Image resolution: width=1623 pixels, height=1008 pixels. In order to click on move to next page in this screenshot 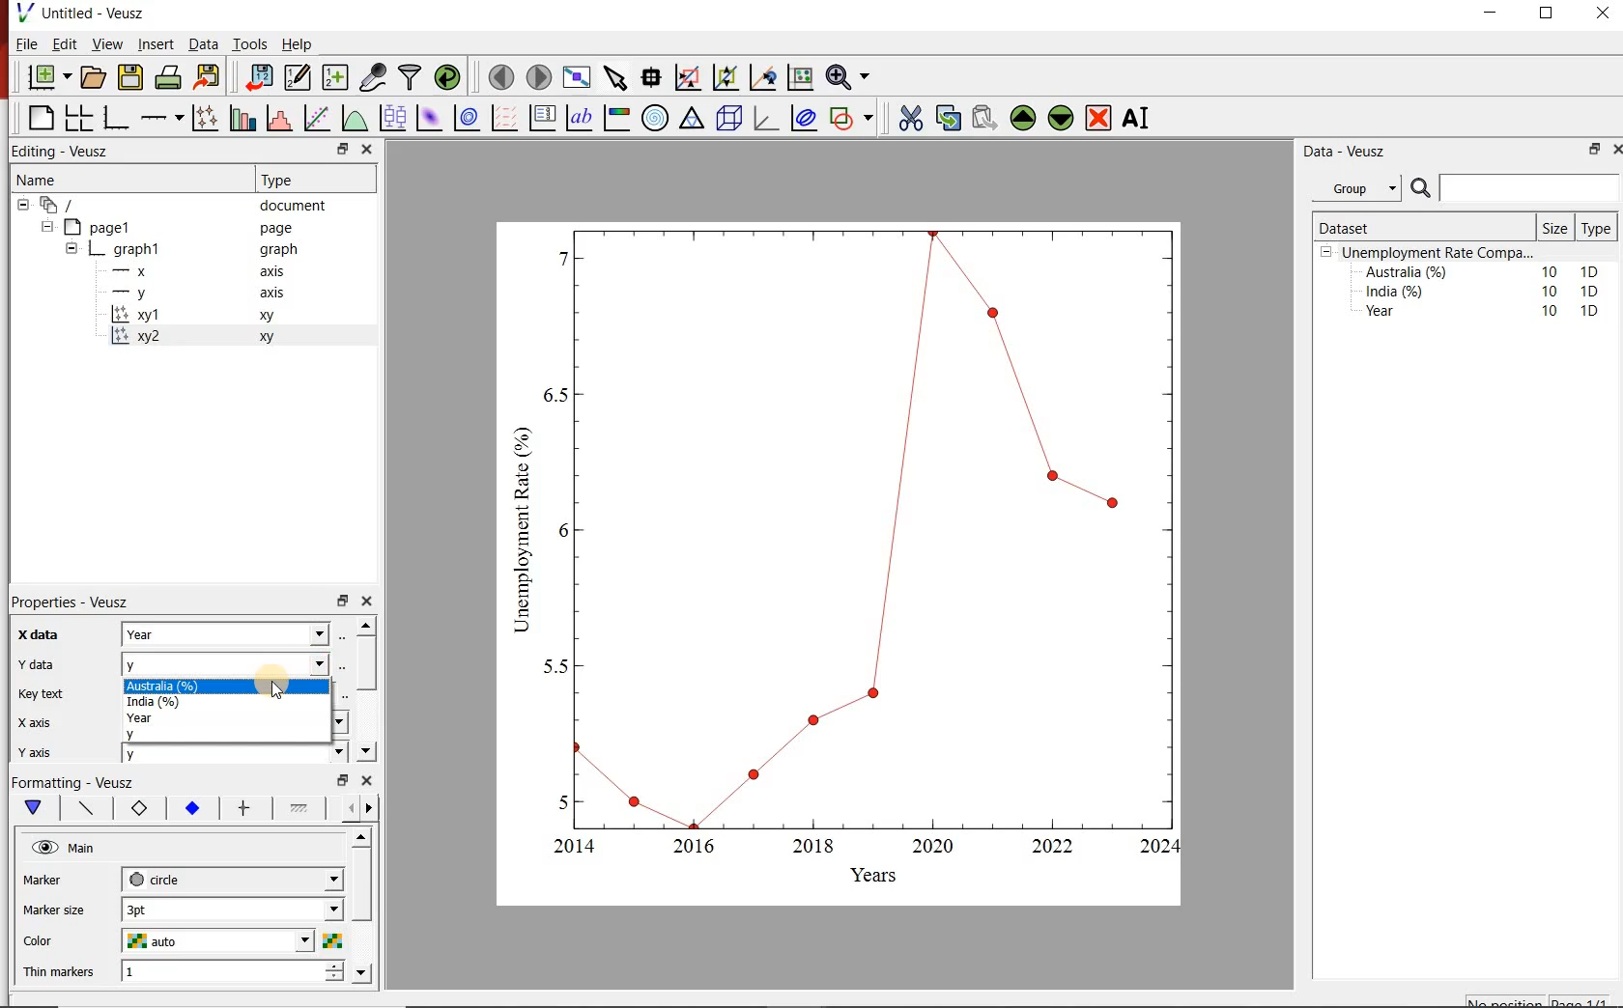, I will do `click(540, 77)`.